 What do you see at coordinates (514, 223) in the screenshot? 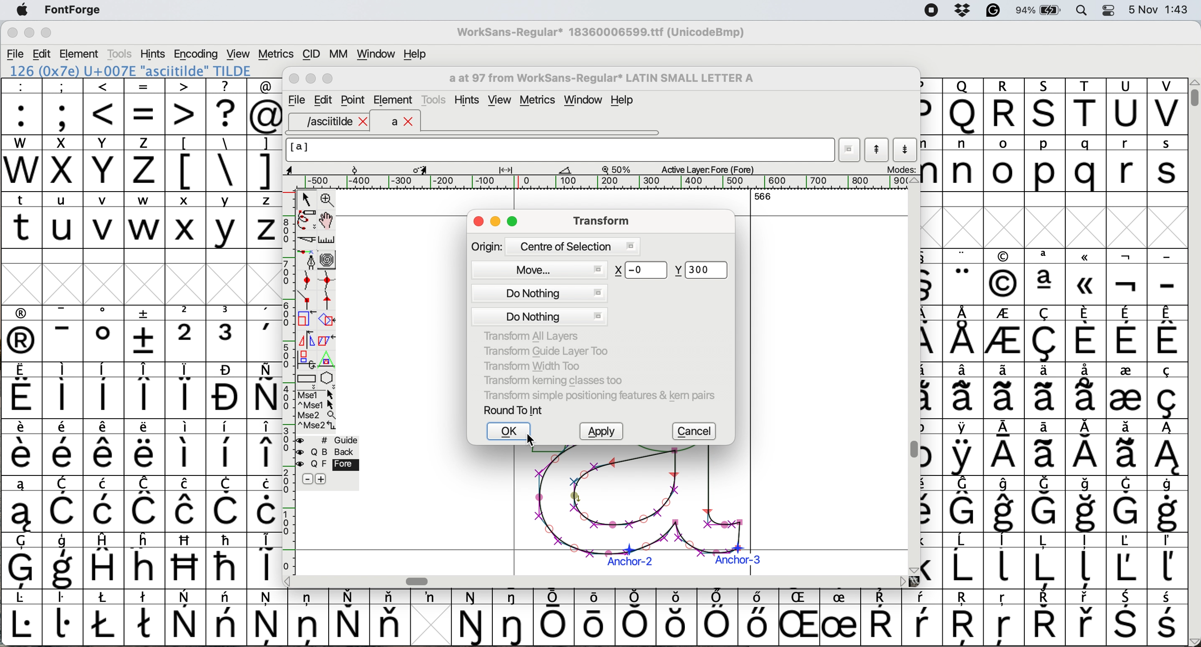
I see `maximise` at bounding box center [514, 223].